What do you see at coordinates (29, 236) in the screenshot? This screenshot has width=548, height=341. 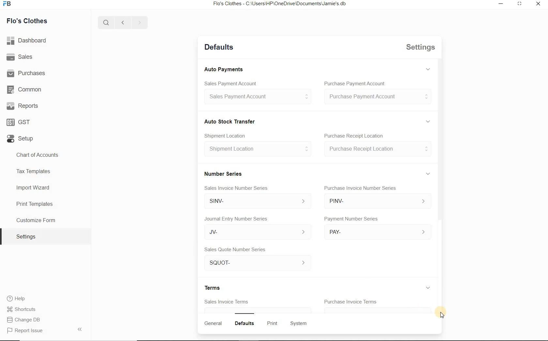 I see `Settings` at bounding box center [29, 236].